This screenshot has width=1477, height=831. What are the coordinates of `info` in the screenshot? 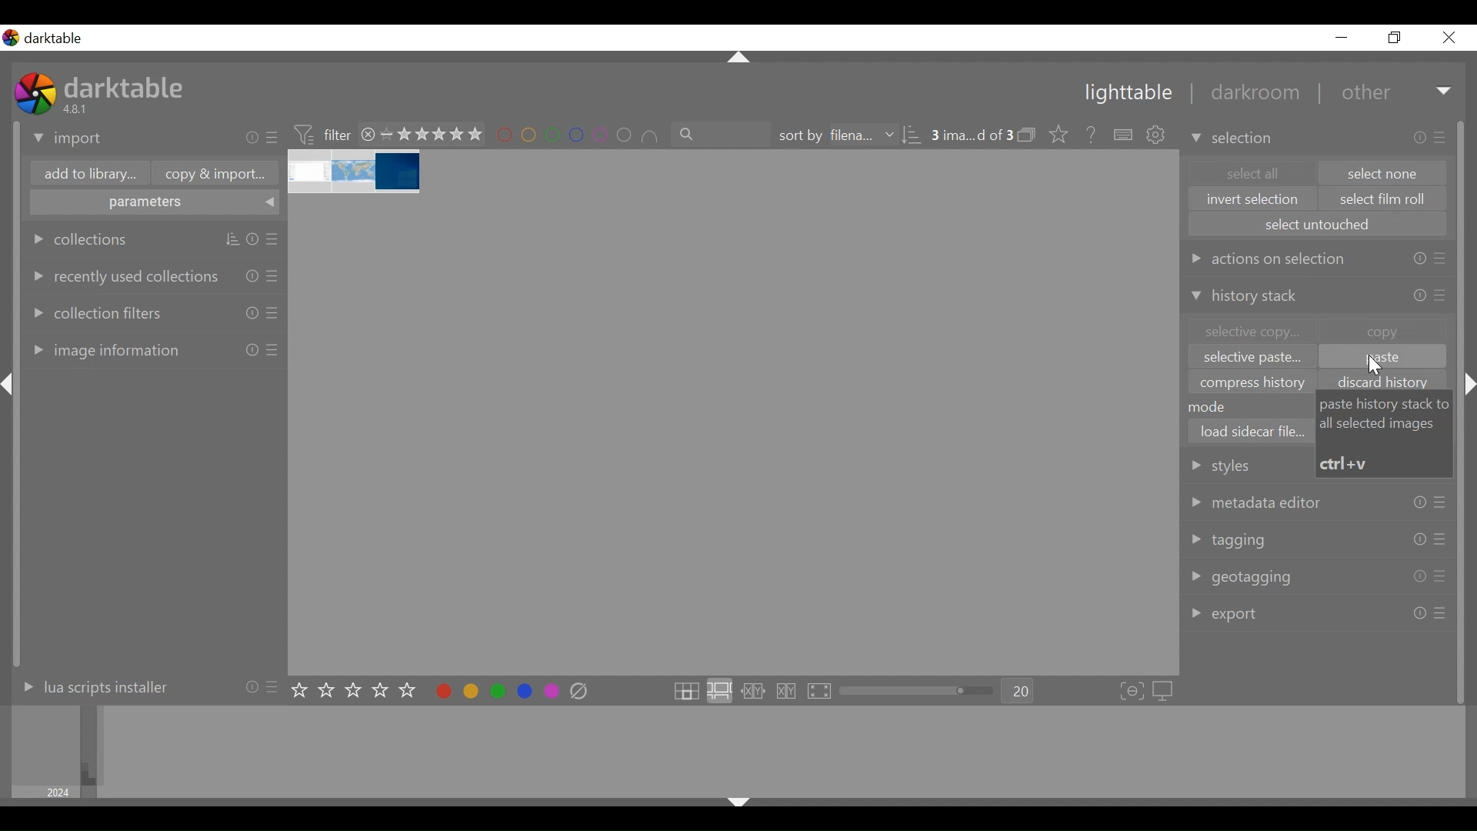 It's located at (1419, 577).